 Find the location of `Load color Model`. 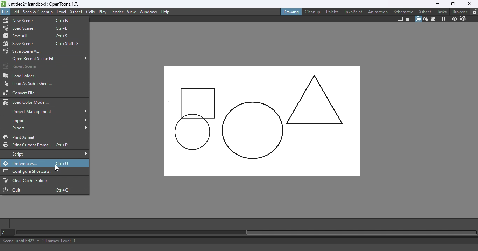

Load color Model is located at coordinates (31, 102).